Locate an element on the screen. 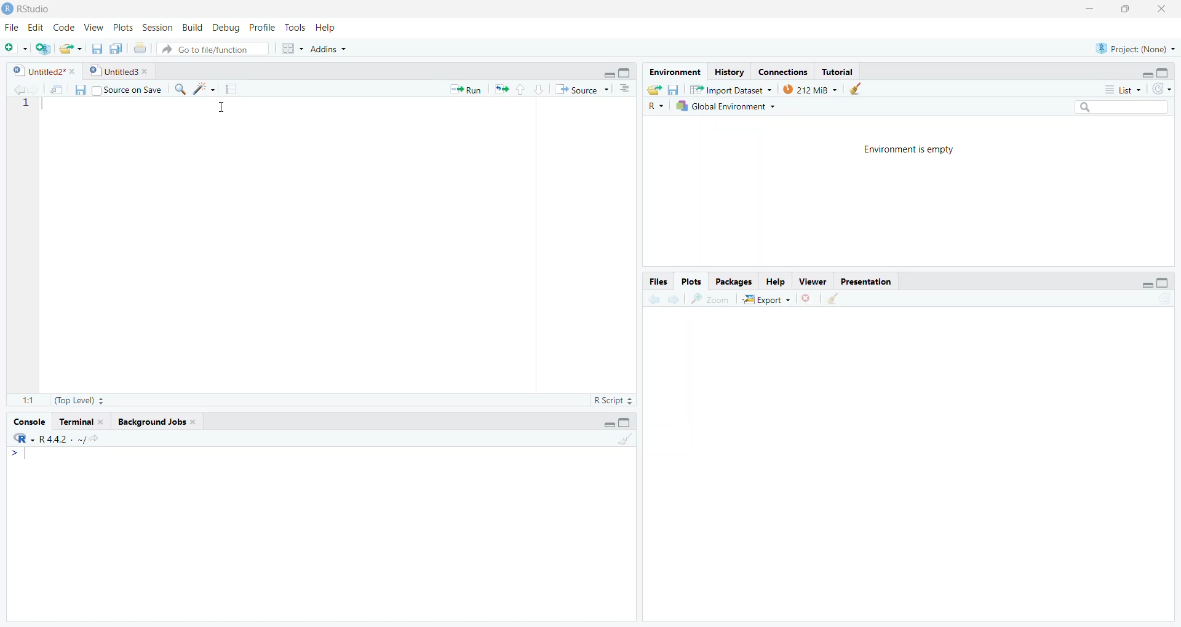 Image resolution: width=1181 pixels, height=627 pixels. save is located at coordinates (675, 89).